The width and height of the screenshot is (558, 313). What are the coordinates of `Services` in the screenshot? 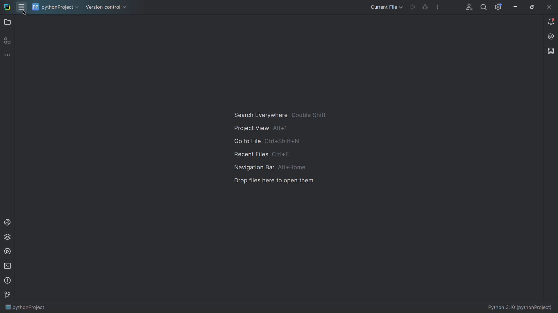 It's located at (8, 252).